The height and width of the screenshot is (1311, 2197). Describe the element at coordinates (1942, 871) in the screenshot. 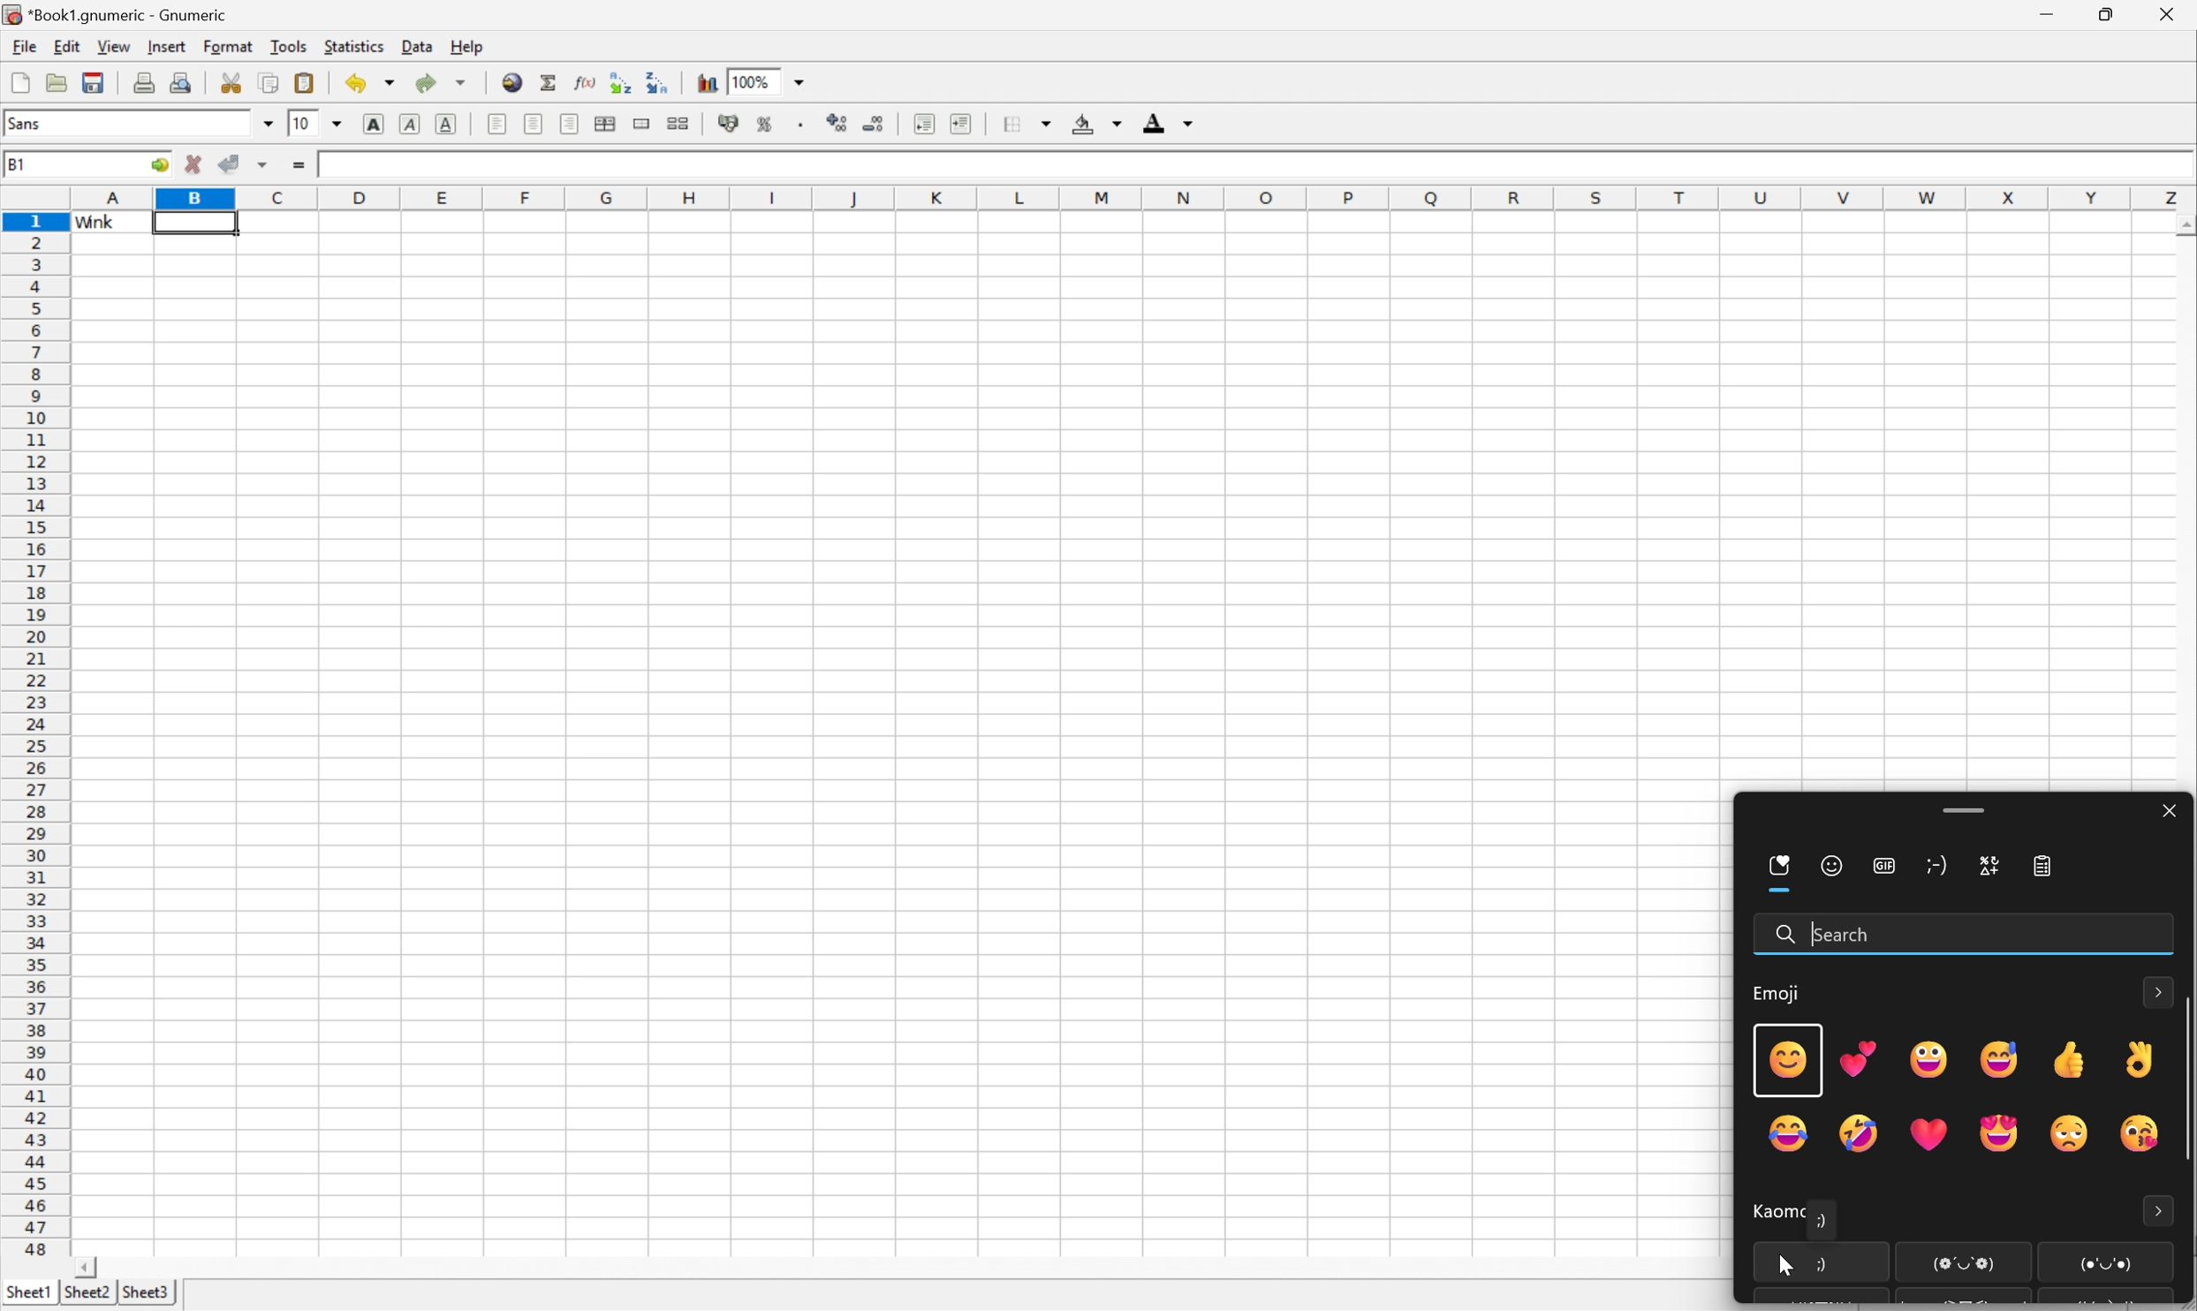

I see `kaomoji` at that location.